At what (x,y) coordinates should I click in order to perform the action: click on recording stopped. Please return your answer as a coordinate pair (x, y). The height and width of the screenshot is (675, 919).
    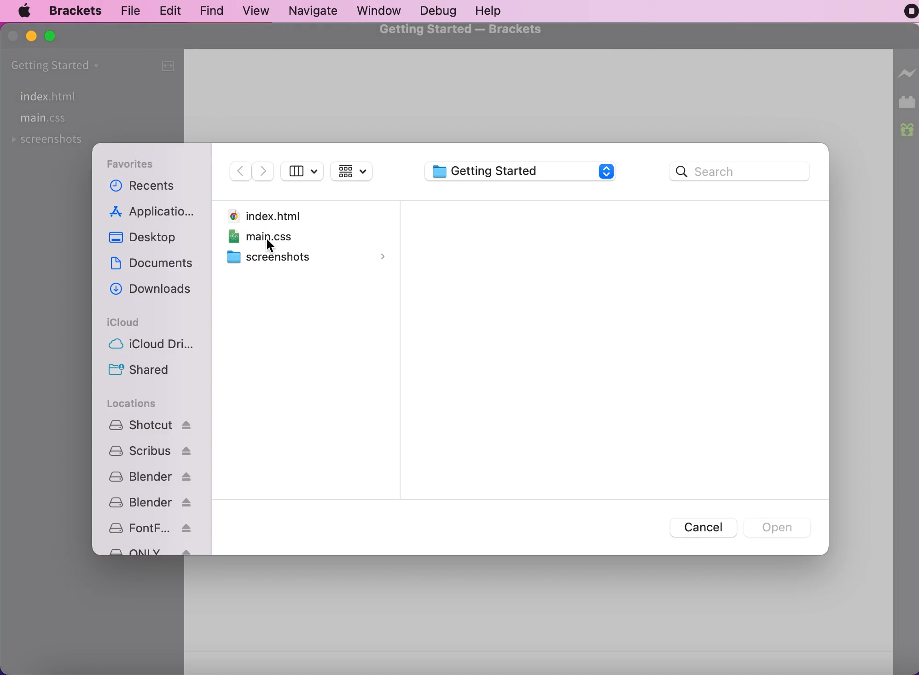
    Looking at the image, I should click on (905, 14).